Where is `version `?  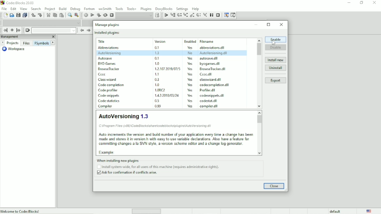 version  is located at coordinates (157, 63).